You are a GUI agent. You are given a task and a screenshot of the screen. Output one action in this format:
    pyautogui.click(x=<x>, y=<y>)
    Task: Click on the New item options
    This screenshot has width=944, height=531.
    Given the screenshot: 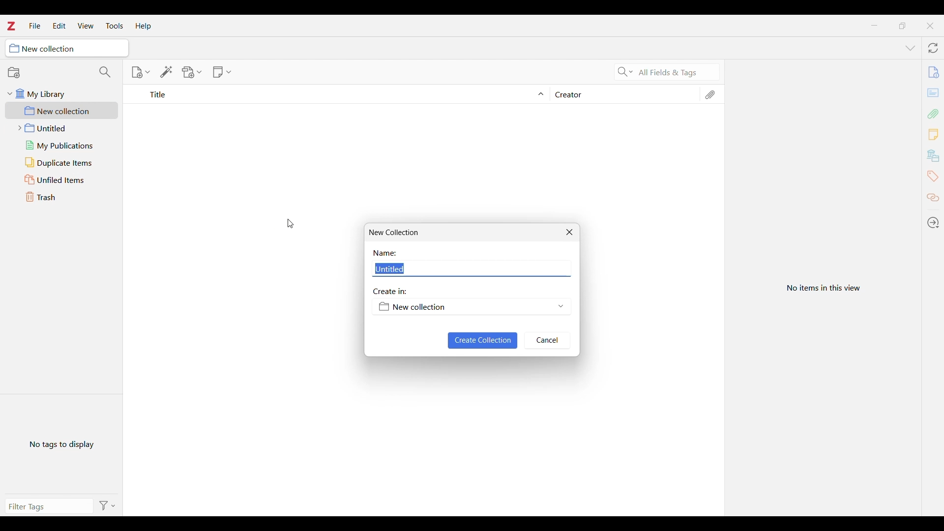 What is the action you would take?
    pyautogui.click(x=140, y=72)
    